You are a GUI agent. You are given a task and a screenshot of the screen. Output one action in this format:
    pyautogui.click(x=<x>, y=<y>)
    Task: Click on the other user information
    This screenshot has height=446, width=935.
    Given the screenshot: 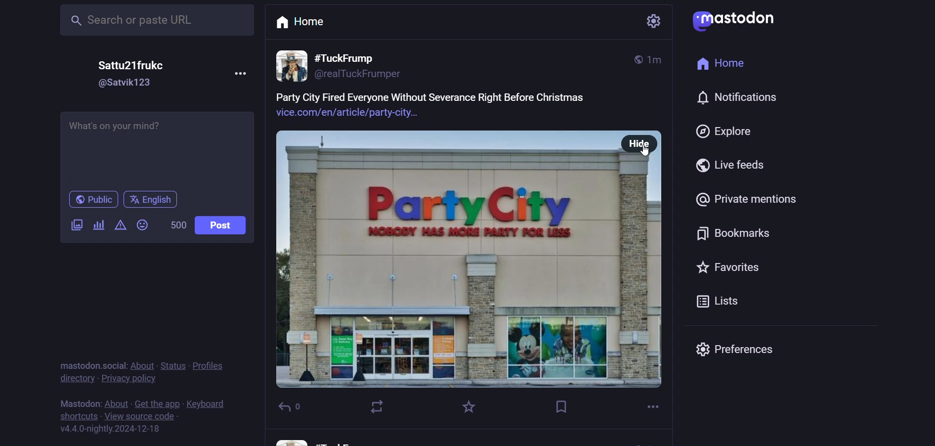 What is the action you would take?
    pyautogui.click(x=314, y=439)
    